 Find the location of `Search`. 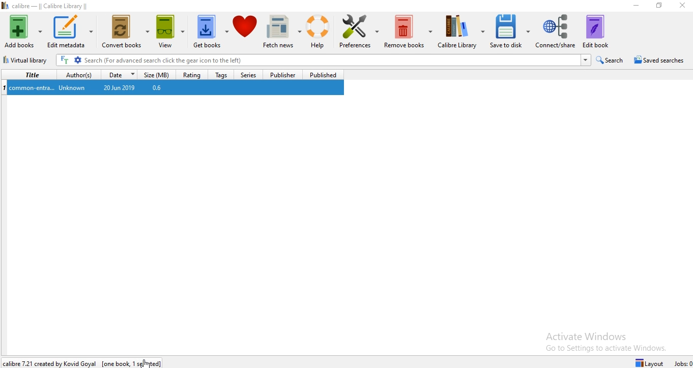

Search is located at coordinates (611, 60).